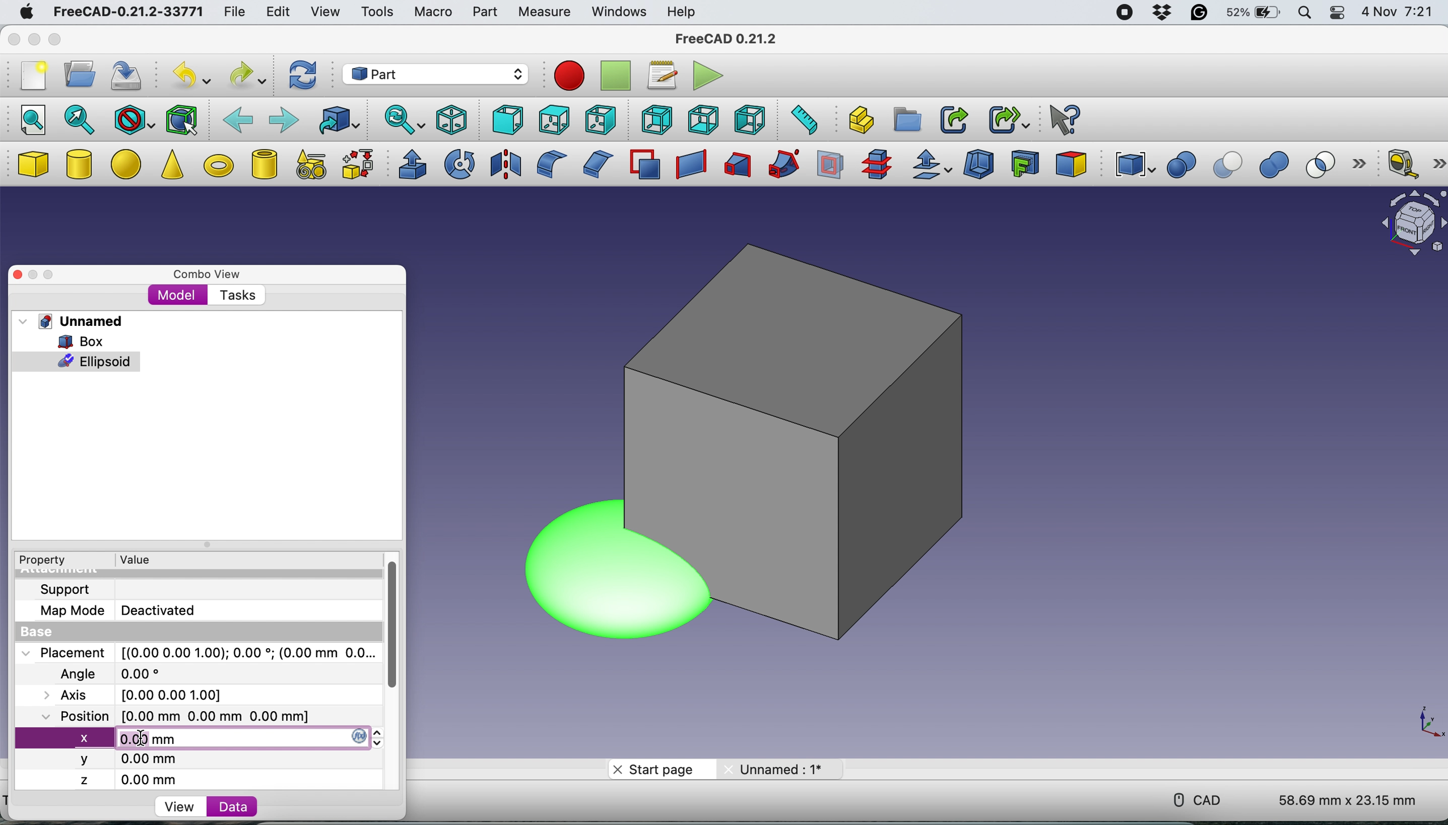  What do you see at coordinates (203, 271) in the screenshot?
I see `combo view` at bounding box center [203, 271].